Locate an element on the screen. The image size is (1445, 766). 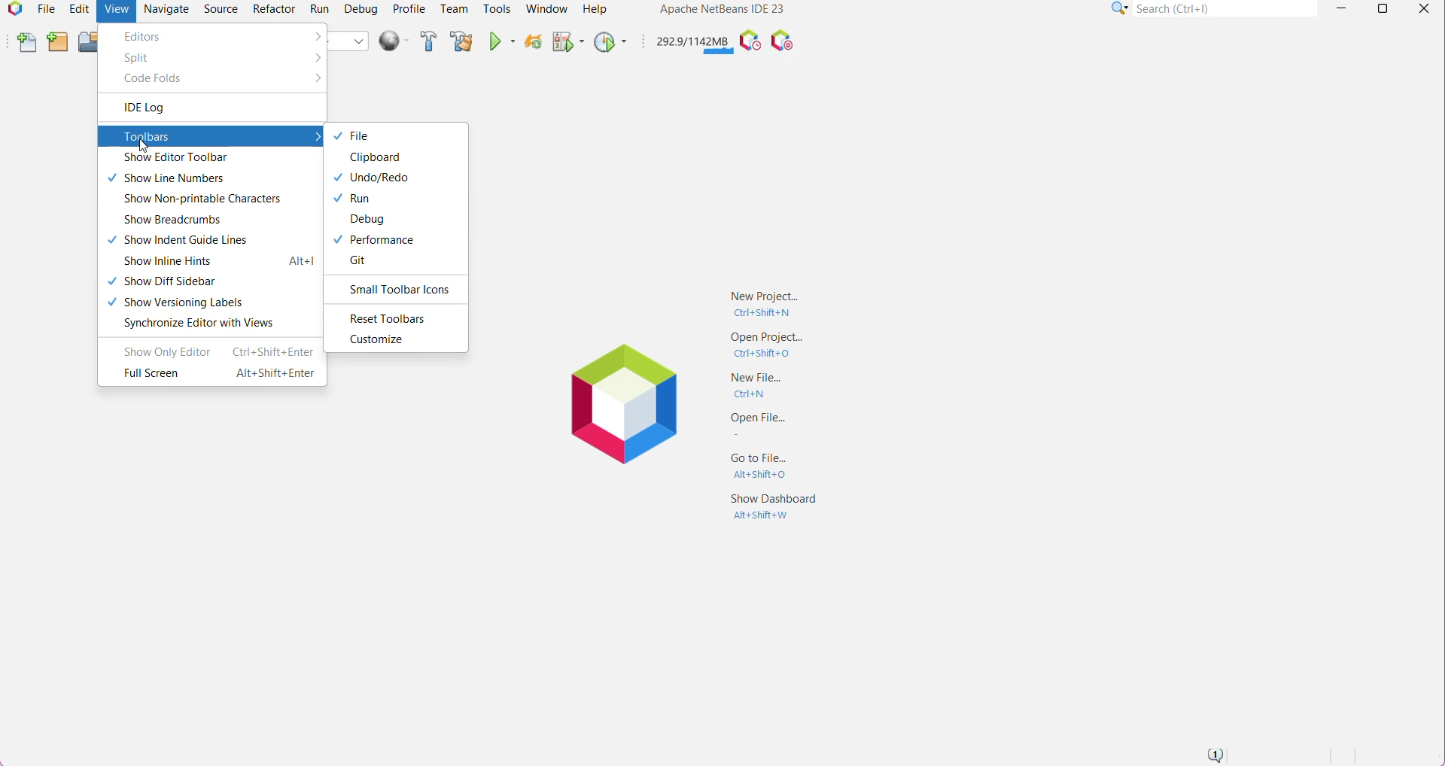
More options is located at coordinates (314, 79).